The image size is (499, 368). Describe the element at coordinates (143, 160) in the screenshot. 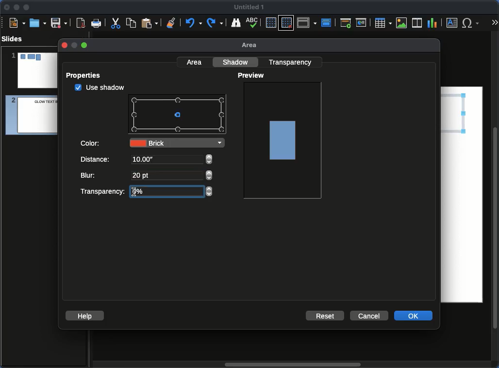

I see `10.00` at that location.